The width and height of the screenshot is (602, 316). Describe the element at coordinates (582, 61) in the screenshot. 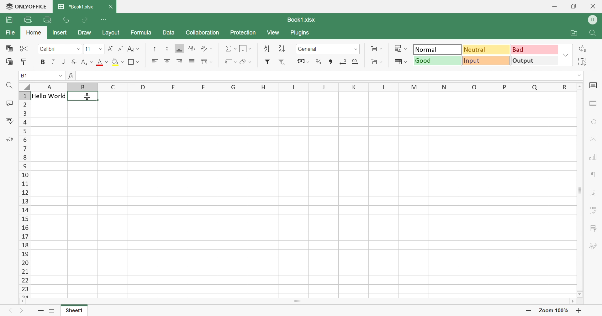

I see `Select all` at that location.